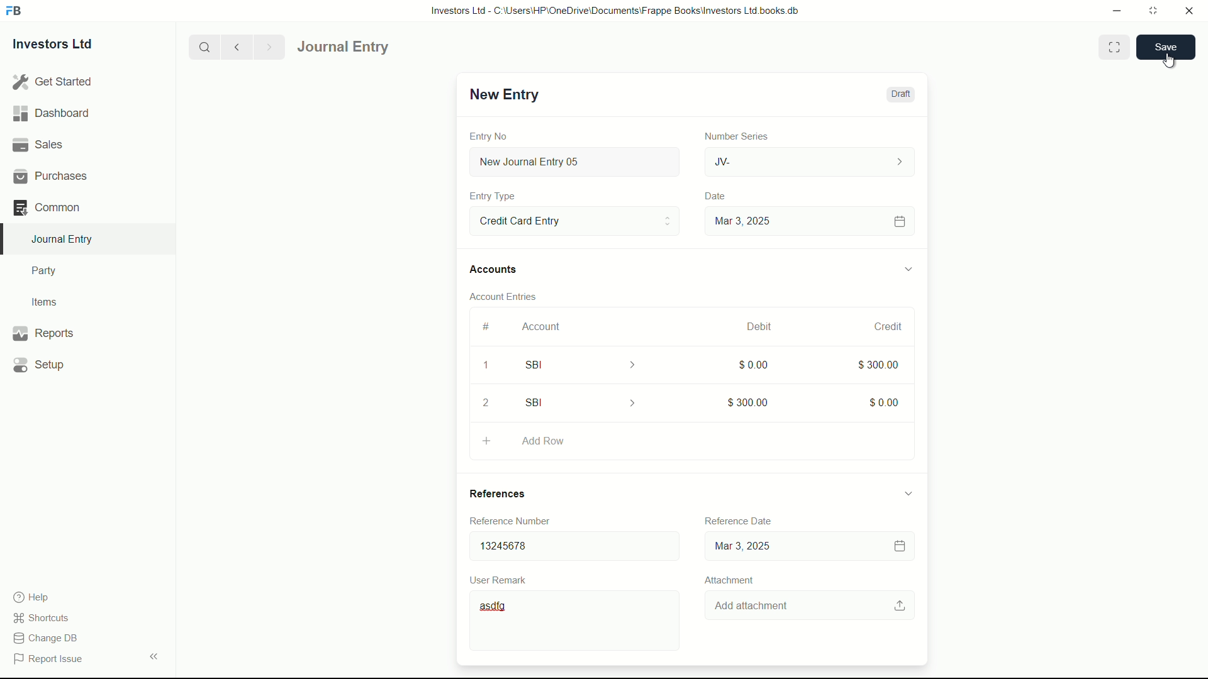  I want to click on Number Series, so click(731, 135).